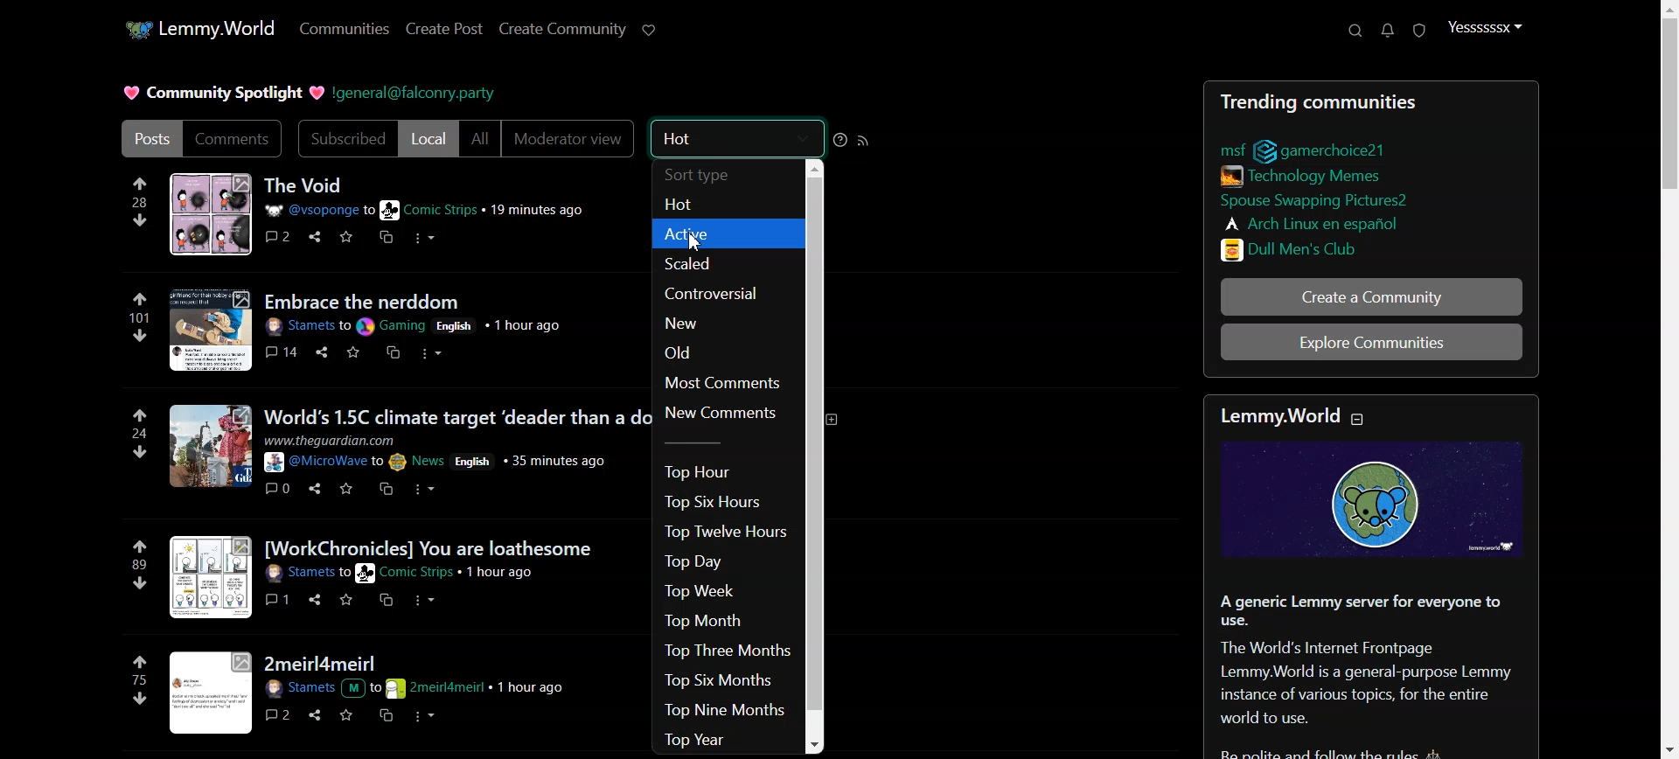 This screenshot has width=1679, height=759. Describe the element at coordinates (1355, 31) in the screenshot. I see `Search` at that location.